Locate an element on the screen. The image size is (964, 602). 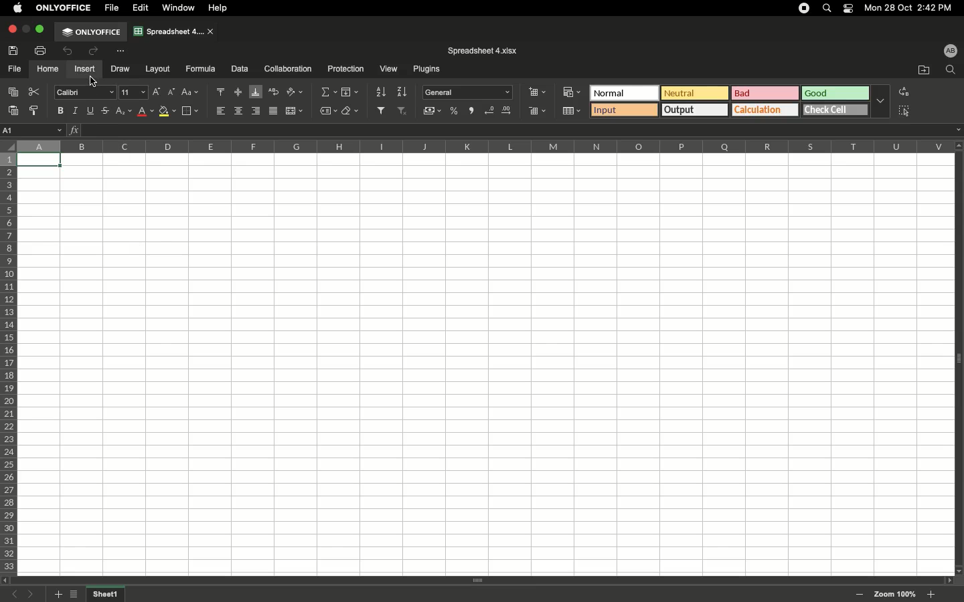
Save is located at coordinates (15, 50).